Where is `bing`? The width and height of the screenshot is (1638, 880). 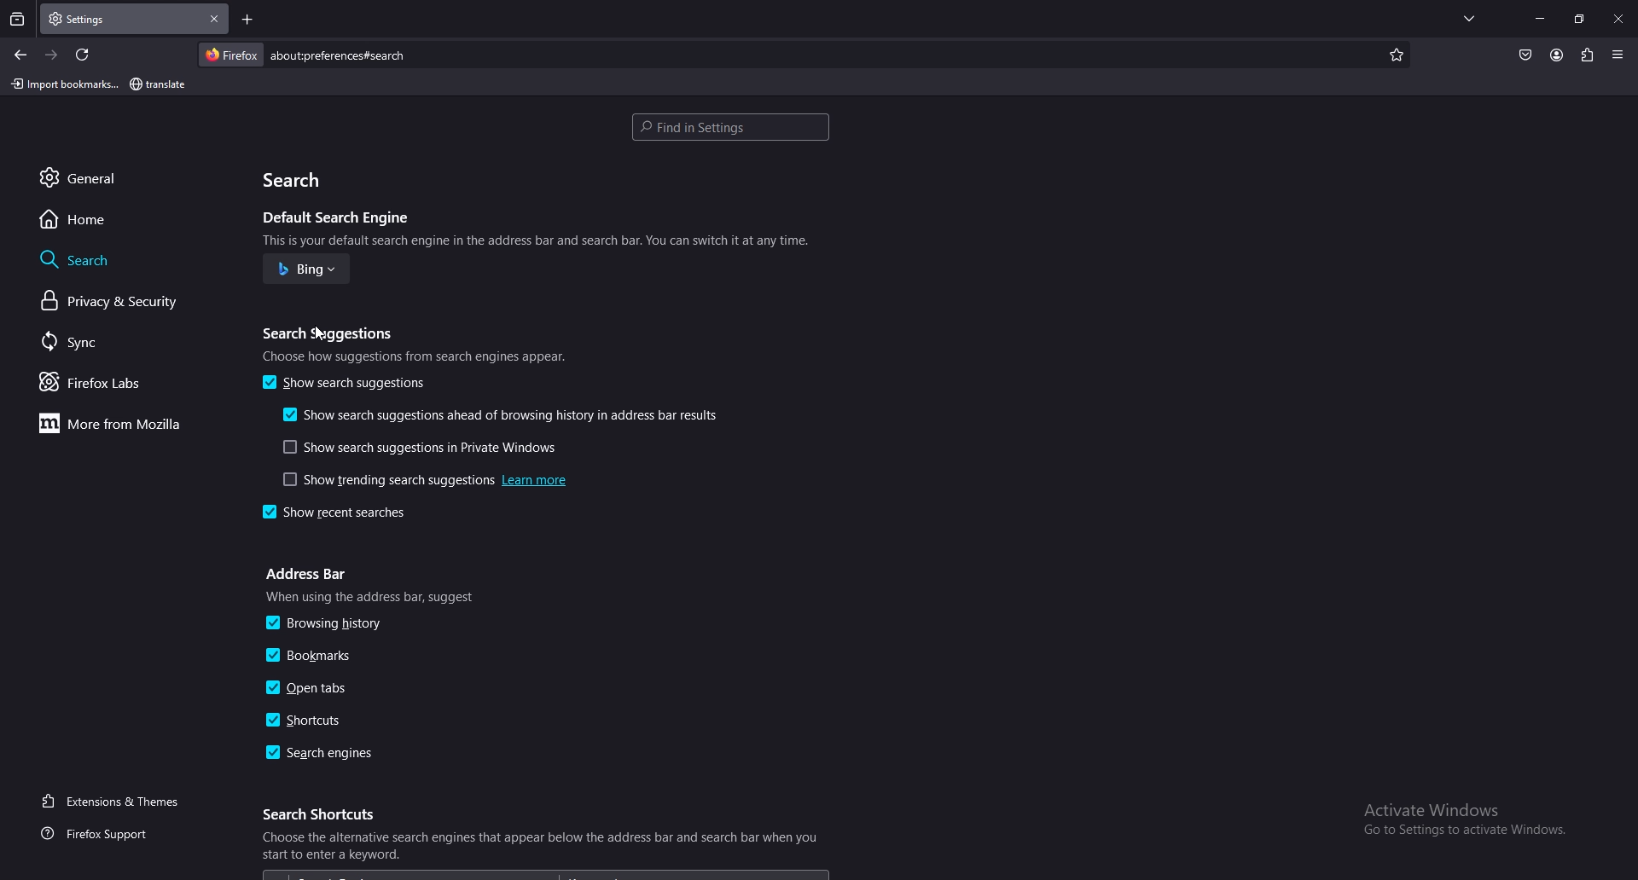
bing is located at coordinates (309, 269).